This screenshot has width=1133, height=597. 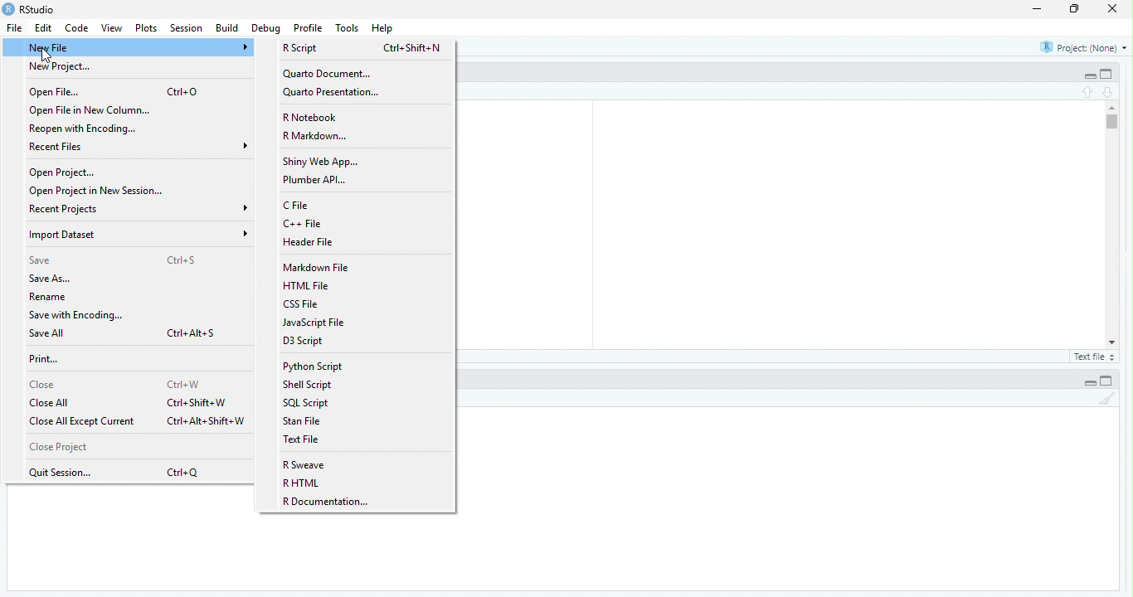 I want to click on cursor, so click(x=44, y=55).